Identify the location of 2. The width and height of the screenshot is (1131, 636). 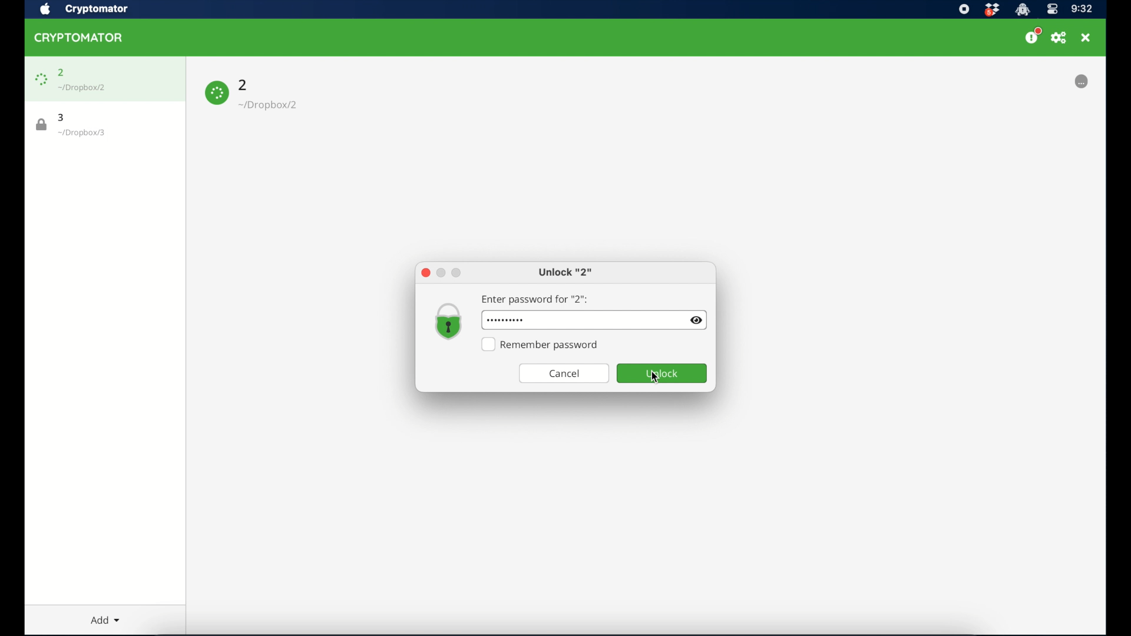
(62, 72).